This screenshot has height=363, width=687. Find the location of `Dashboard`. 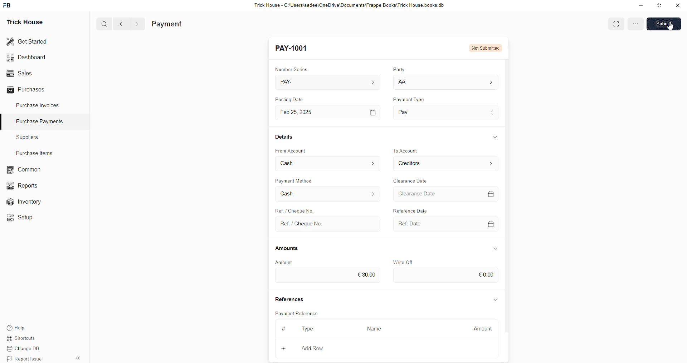

Dashboard is located at coordinates (28, 57).